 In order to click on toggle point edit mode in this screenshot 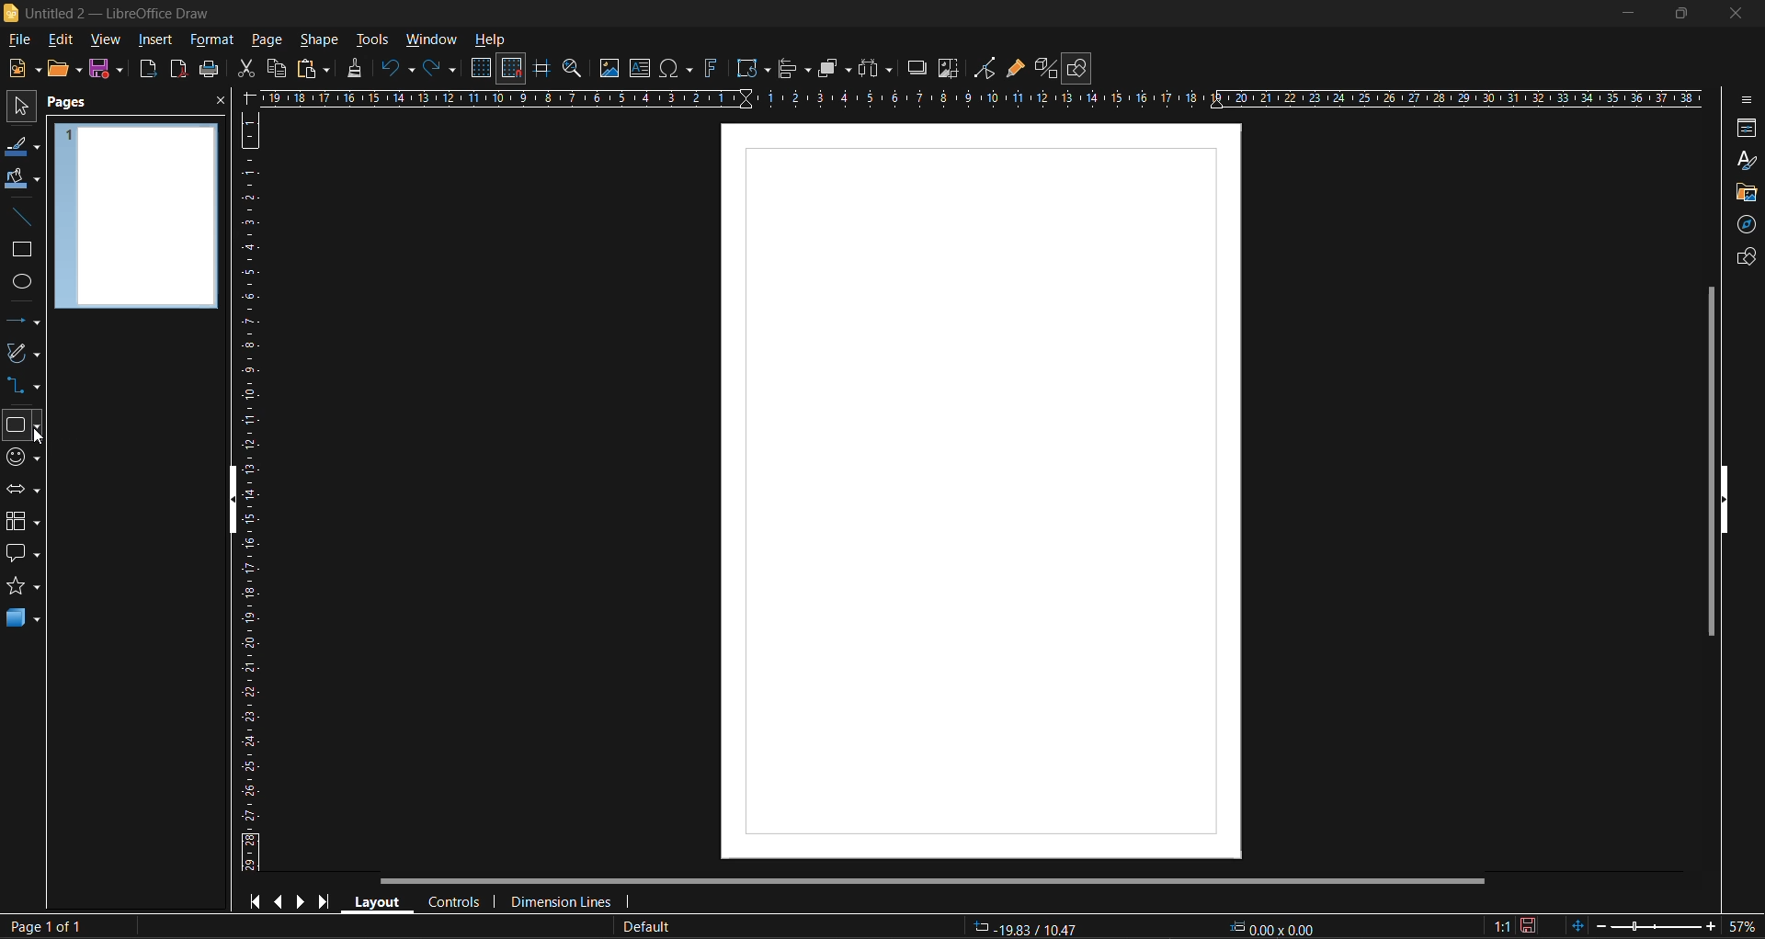, I will do `click(987, 69)`.